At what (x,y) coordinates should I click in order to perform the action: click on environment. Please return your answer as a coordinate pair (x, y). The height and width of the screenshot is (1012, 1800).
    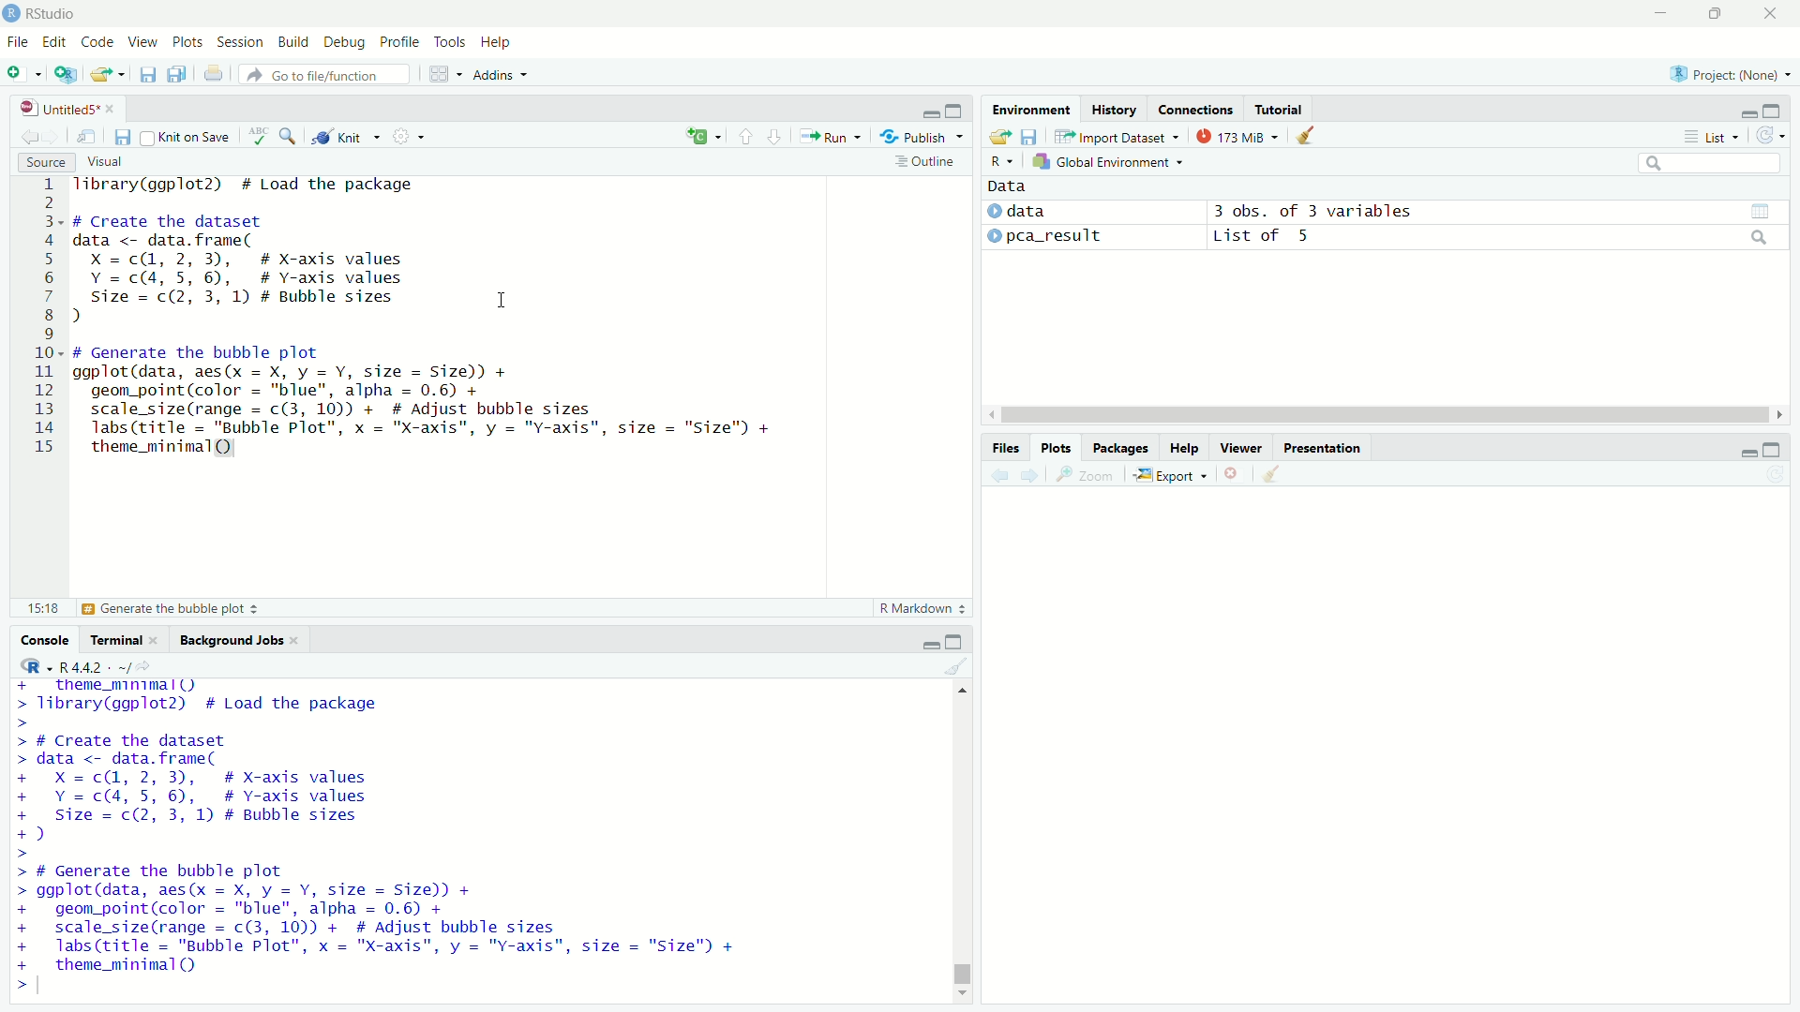
    Looking at the image, I should click on (1033, 110).